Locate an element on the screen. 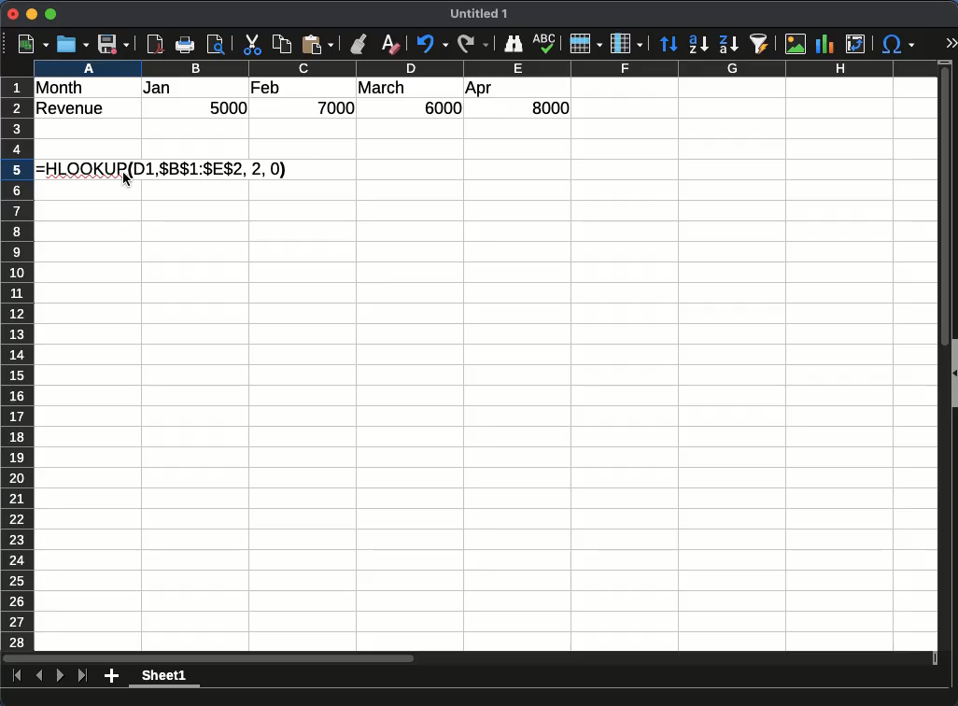 The width and height of the screenshot is (958, 706). pivot table is located at coordinates (855, 44).